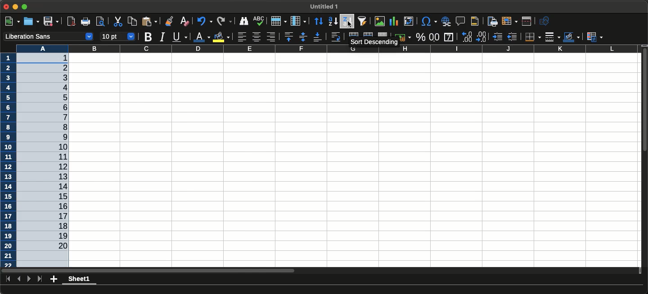 The height and width of the screenshot is (294, 648). I want to click on Decrease, so click(514, 37).